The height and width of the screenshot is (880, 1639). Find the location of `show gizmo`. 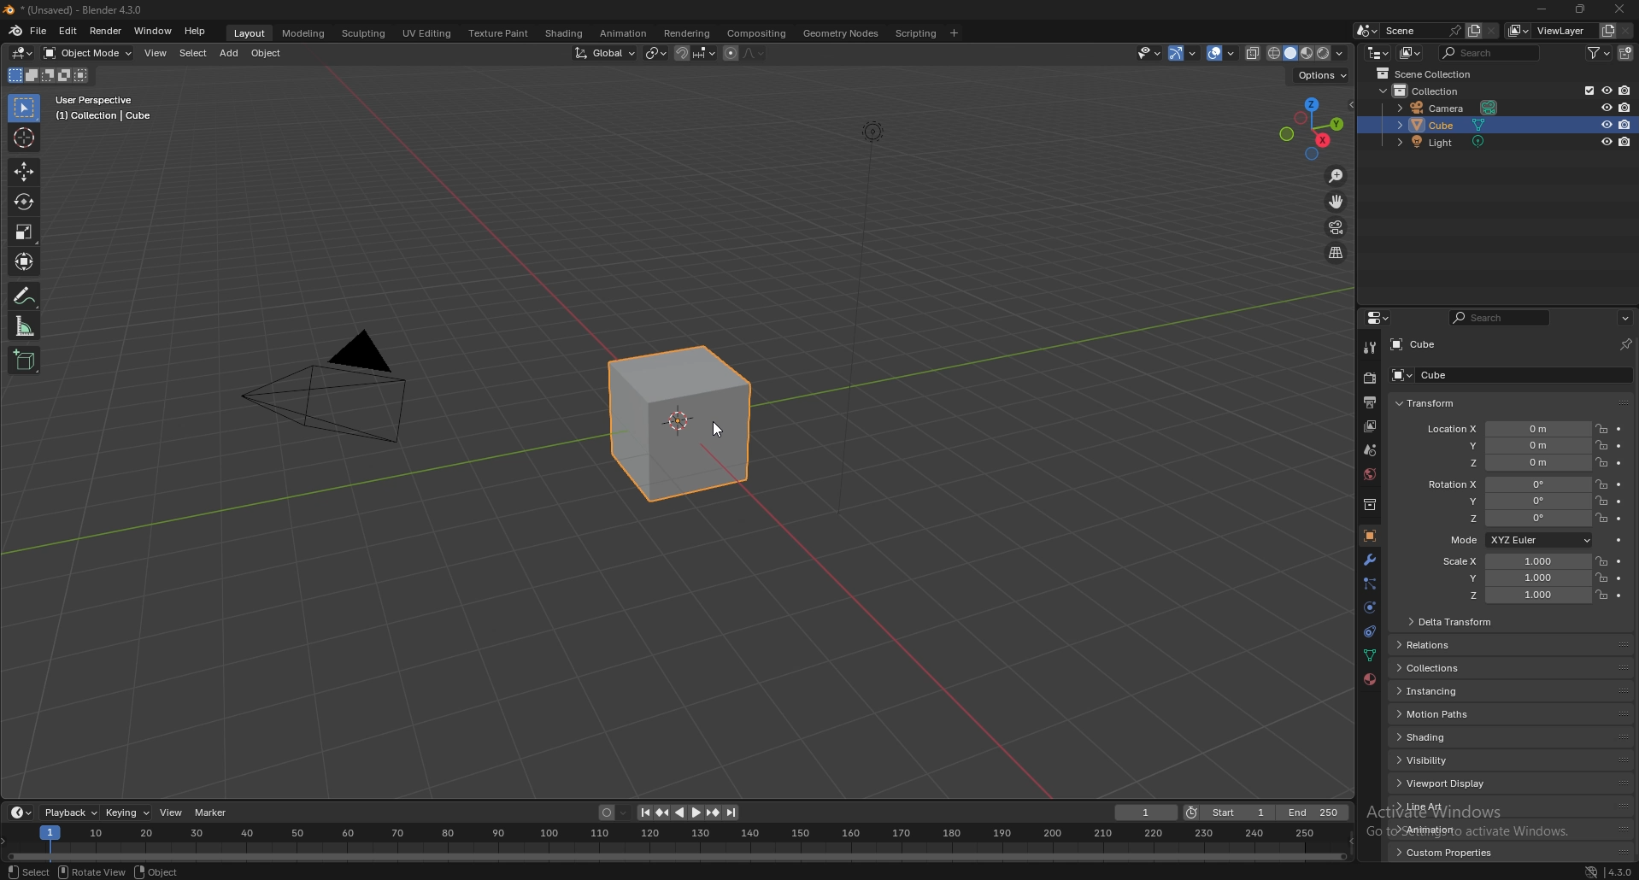

show gizmo is located at coordinates (1184, 54).